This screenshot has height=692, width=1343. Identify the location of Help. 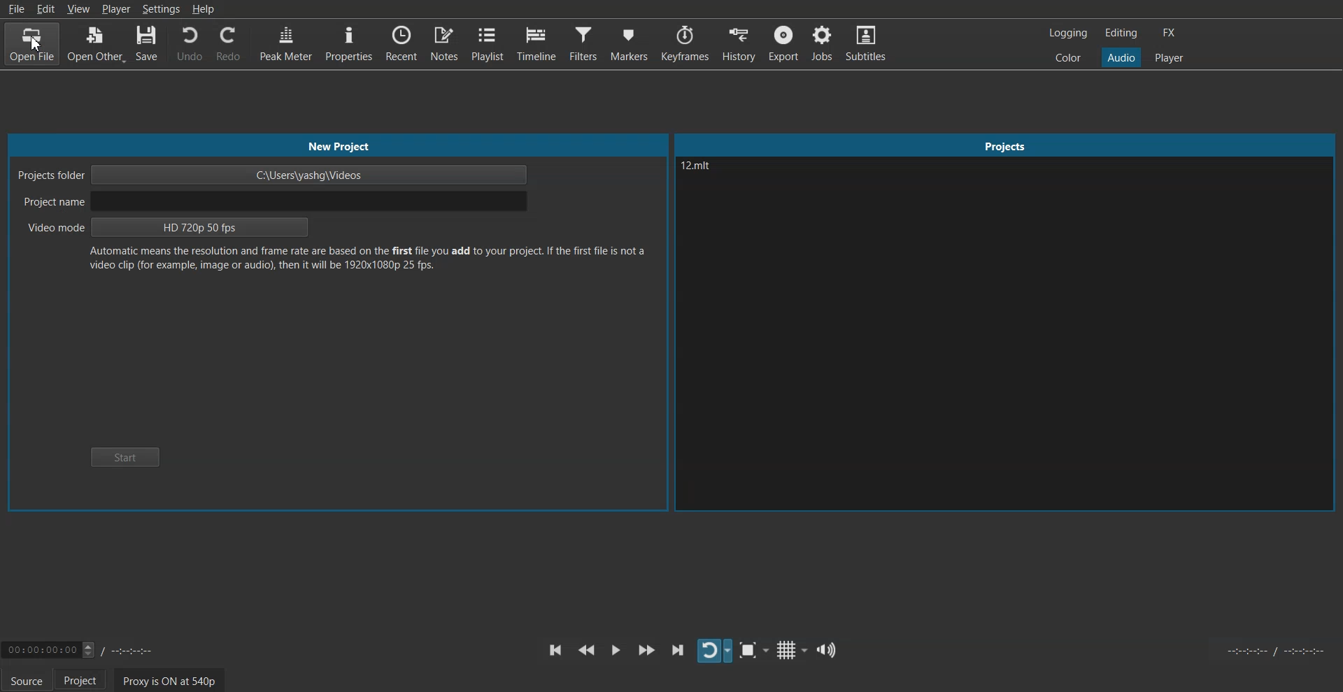
(203, 8).